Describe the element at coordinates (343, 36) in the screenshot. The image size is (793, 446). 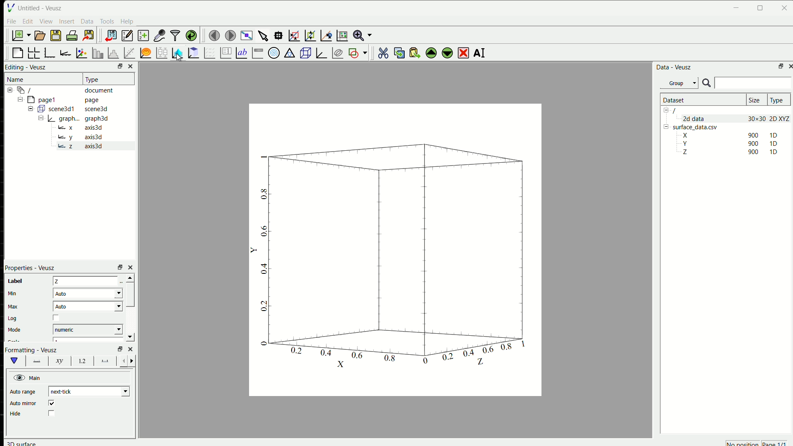
I see `click to reset graph axis` at that location.